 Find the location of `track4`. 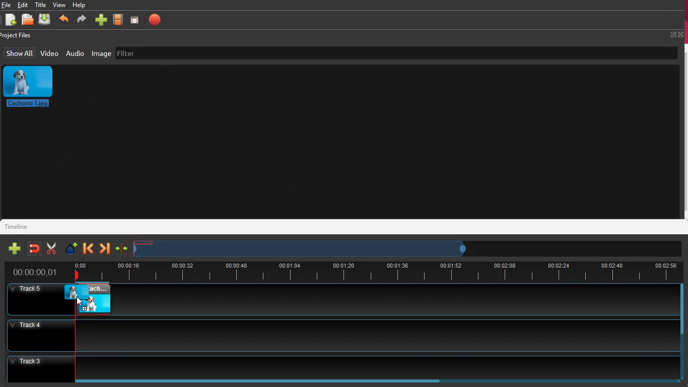

track4 is located at coordinates (335, 334).